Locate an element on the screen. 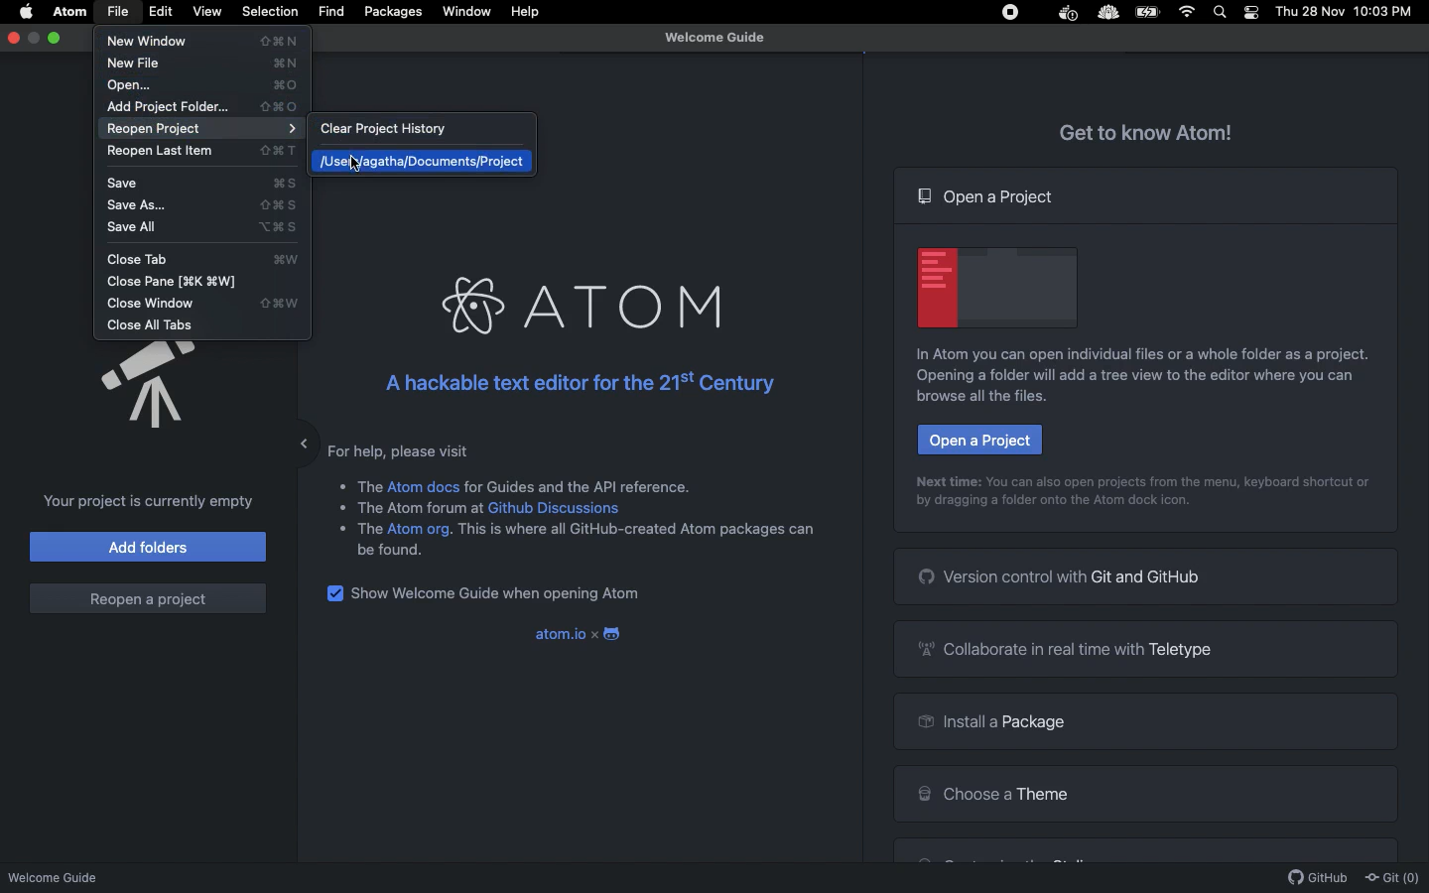 The width and height of the screenshot is (1429, 893). Packages is located at coordinates (393, 14).